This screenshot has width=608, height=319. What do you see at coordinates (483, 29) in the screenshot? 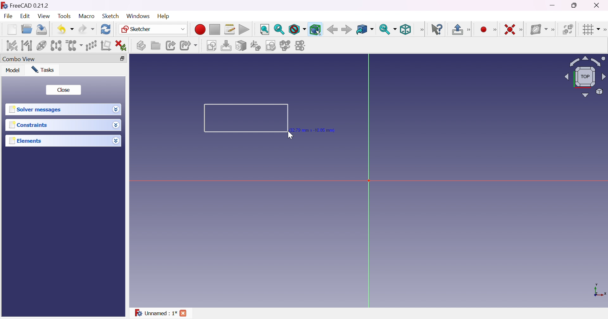
I see `Create point` at bounding box center [483, 29].